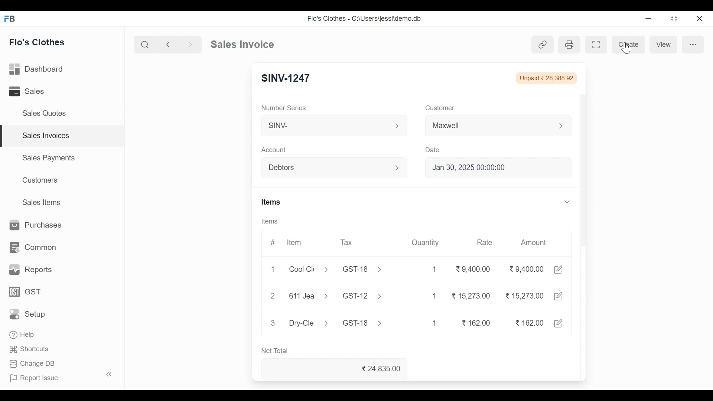  What do you see at coordinates (533, 242) in the screenshot?
I see `Amount` at bounding box center [533, 242].